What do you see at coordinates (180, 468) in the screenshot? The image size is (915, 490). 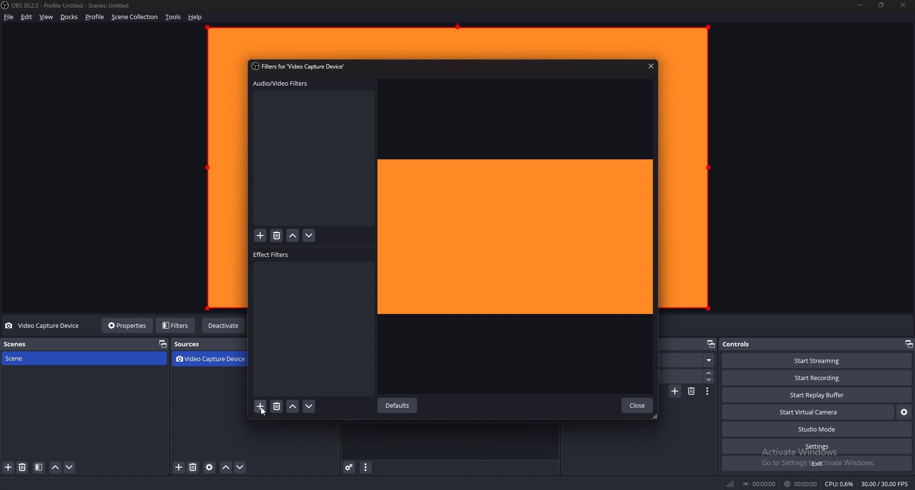 I see `add source` at bounding box center [180, 468].